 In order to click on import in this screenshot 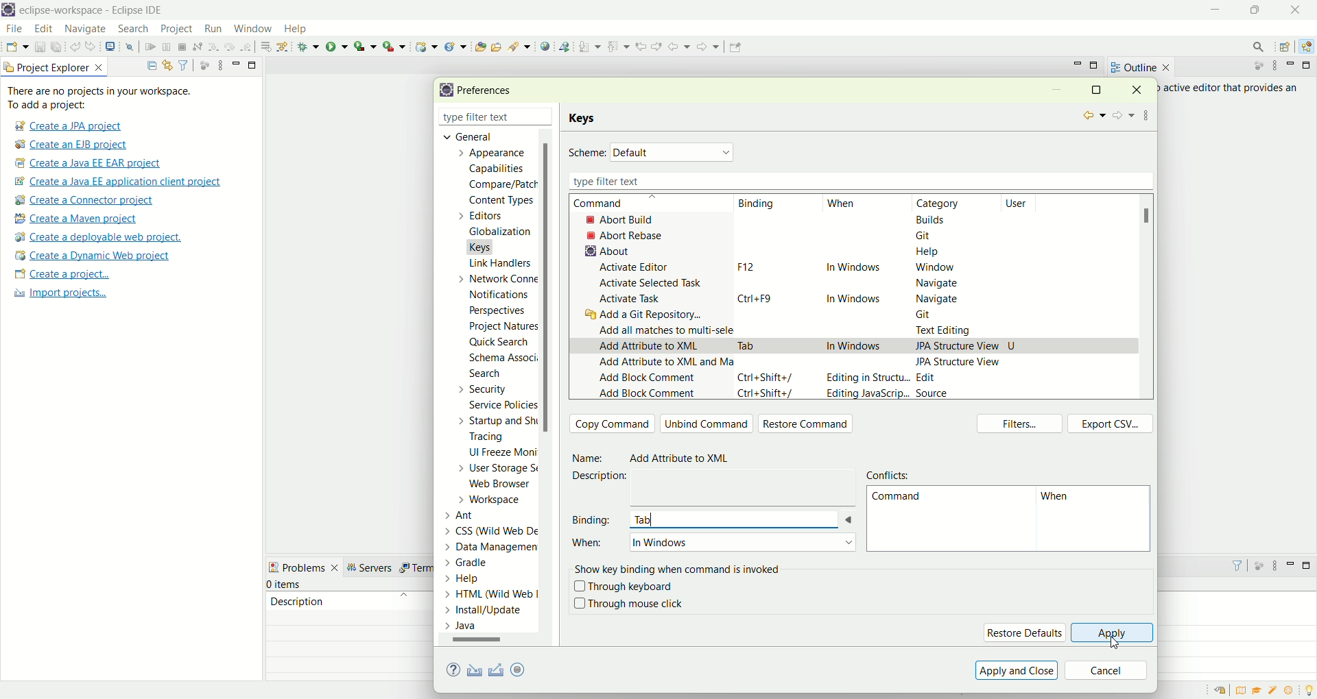, I will do `click(472, 671)`.